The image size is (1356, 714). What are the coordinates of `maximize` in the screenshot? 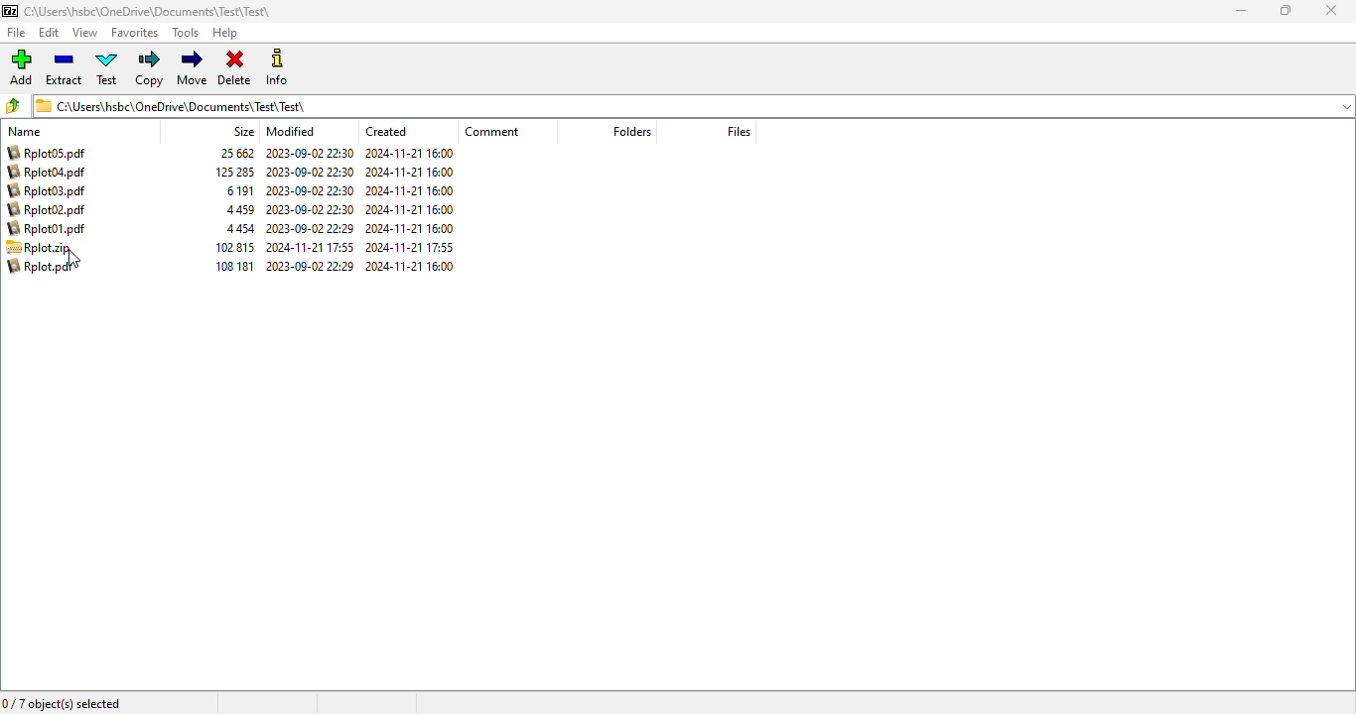 It's located at (1287, 10).